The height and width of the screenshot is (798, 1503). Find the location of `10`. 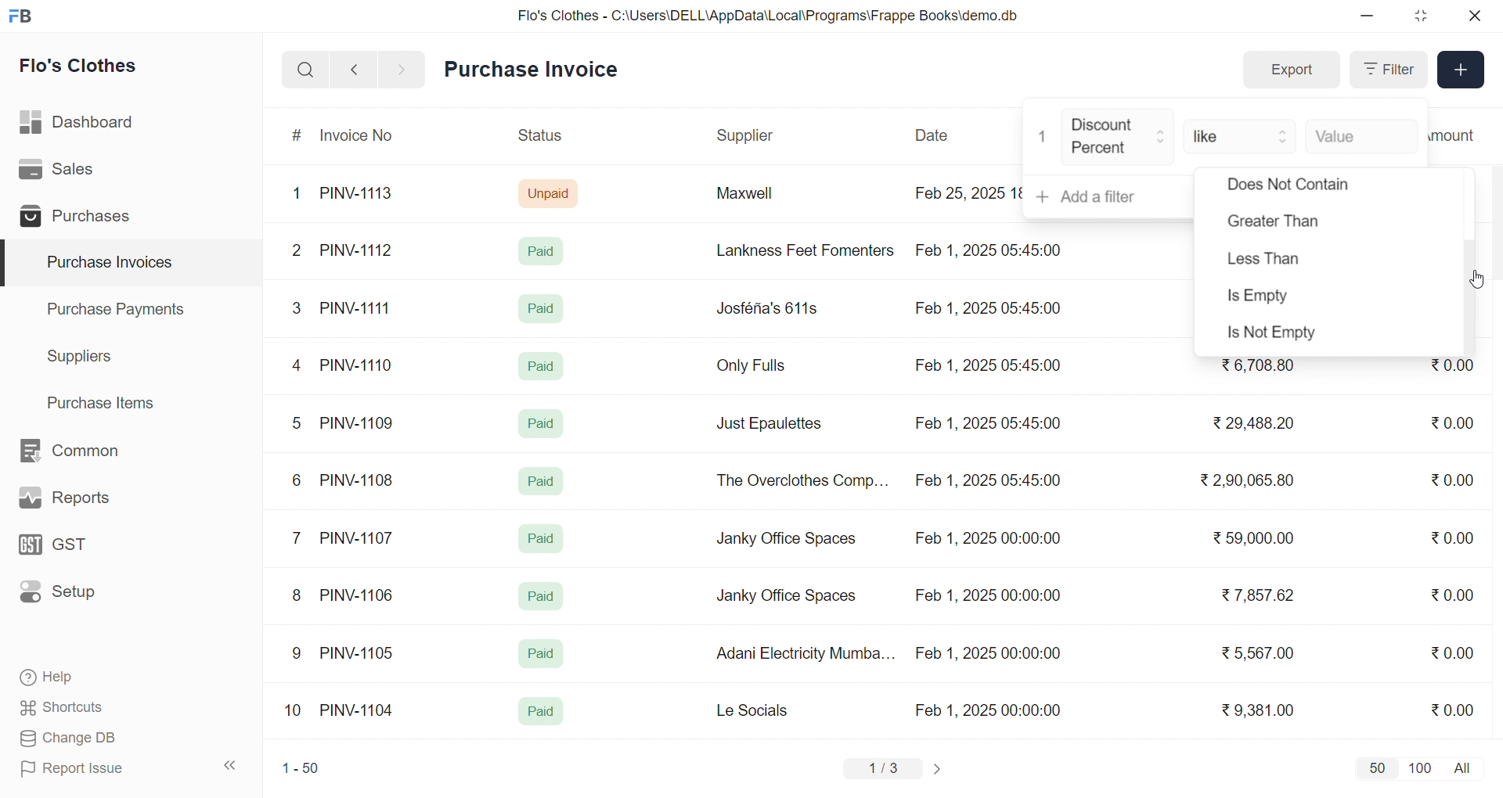

10 is located at coordinates (297, 712).